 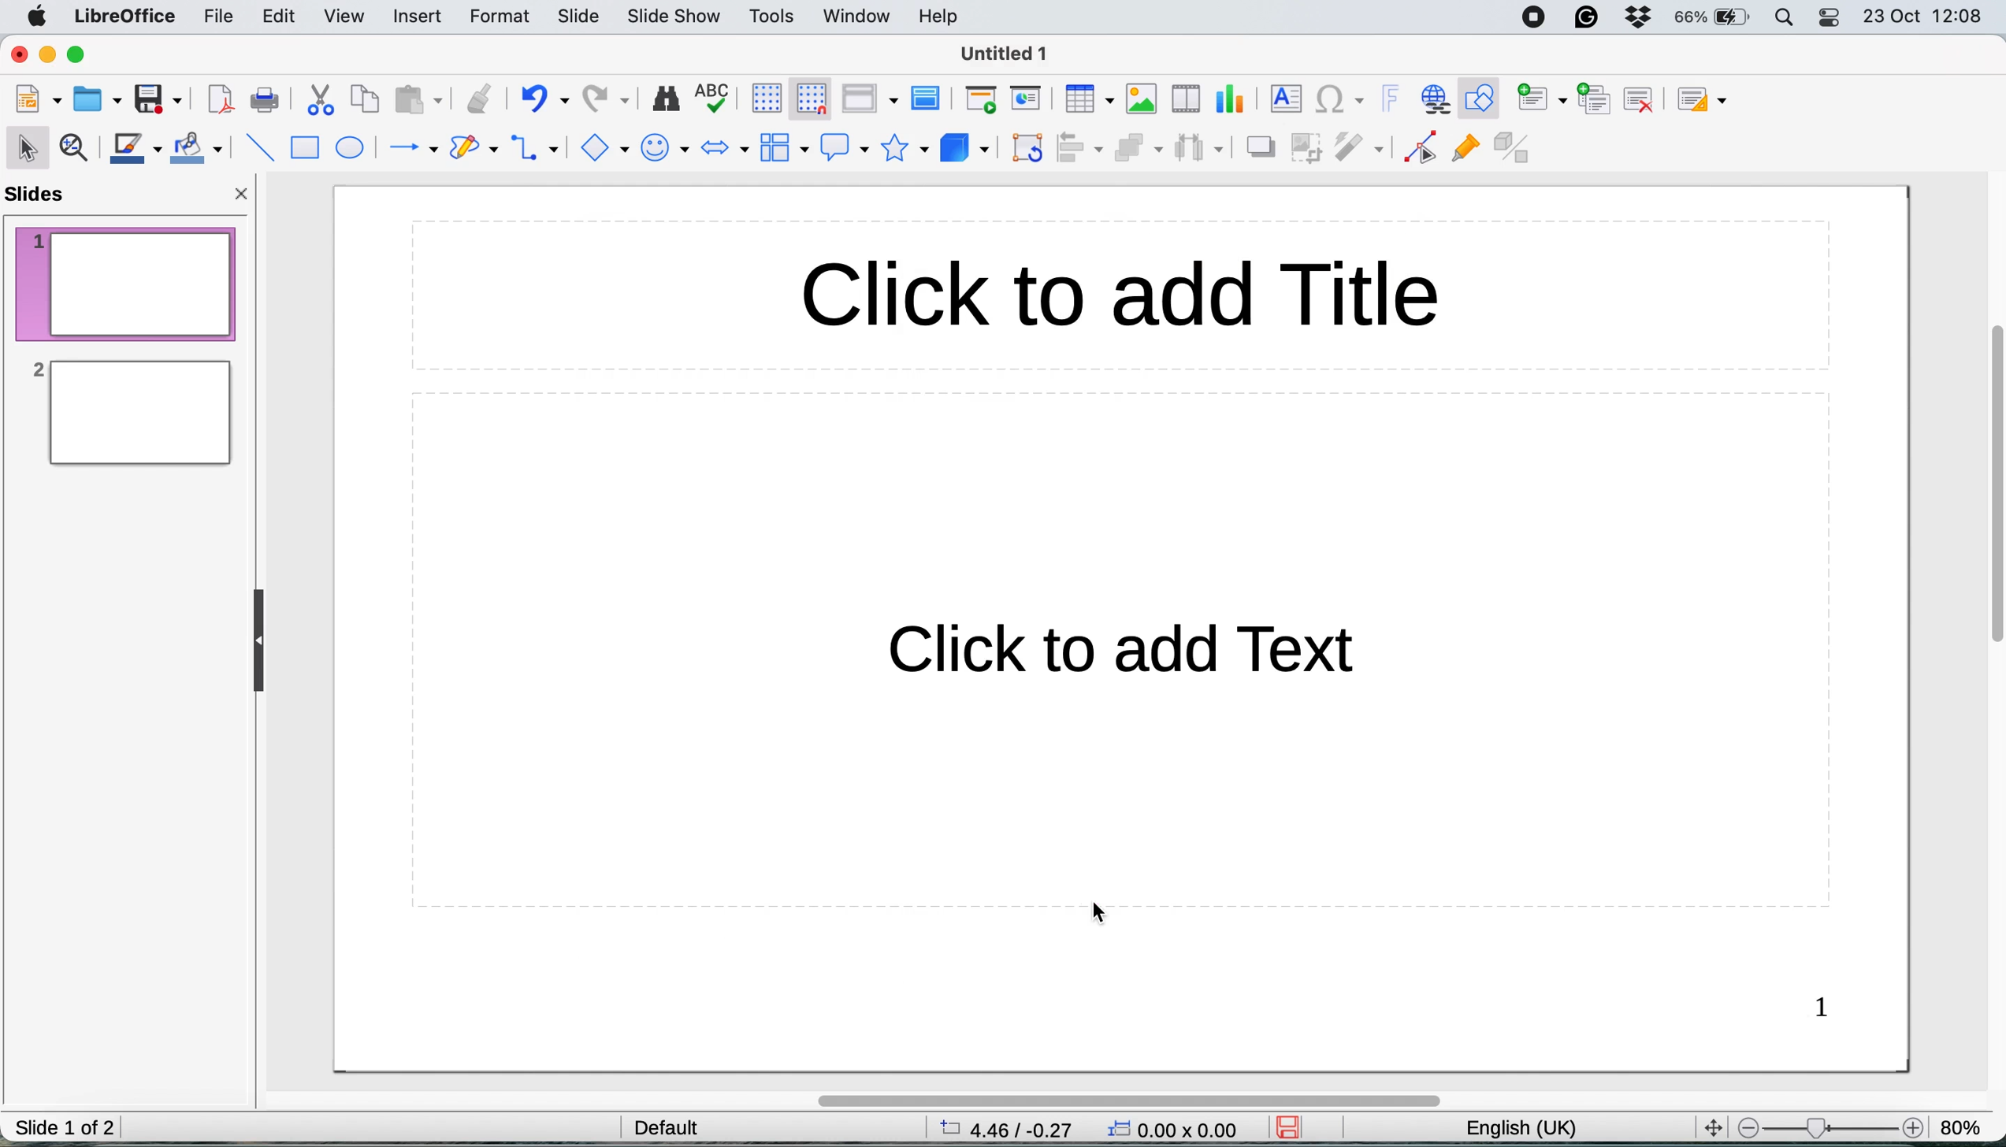 What do you see at coordinates (1433, 98) in the screenshot?
I see `insert hyperlink` at bounding box center [1433, 98].